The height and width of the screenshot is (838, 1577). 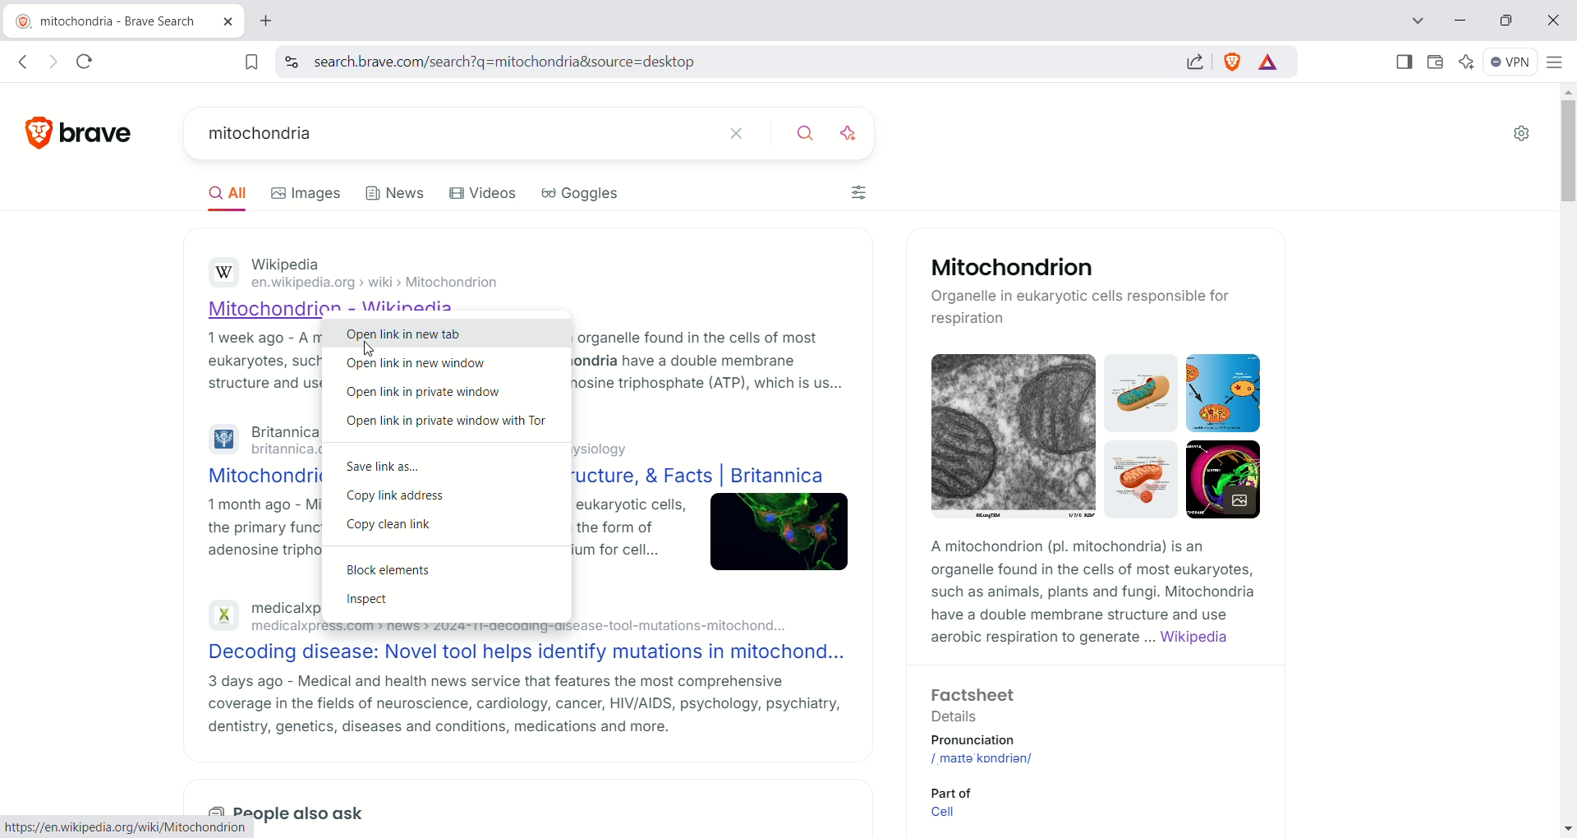 What do you see at coordinates (970, 739) in the screenshot?
I see `Pronunciation` at bounding box center [970, 739].